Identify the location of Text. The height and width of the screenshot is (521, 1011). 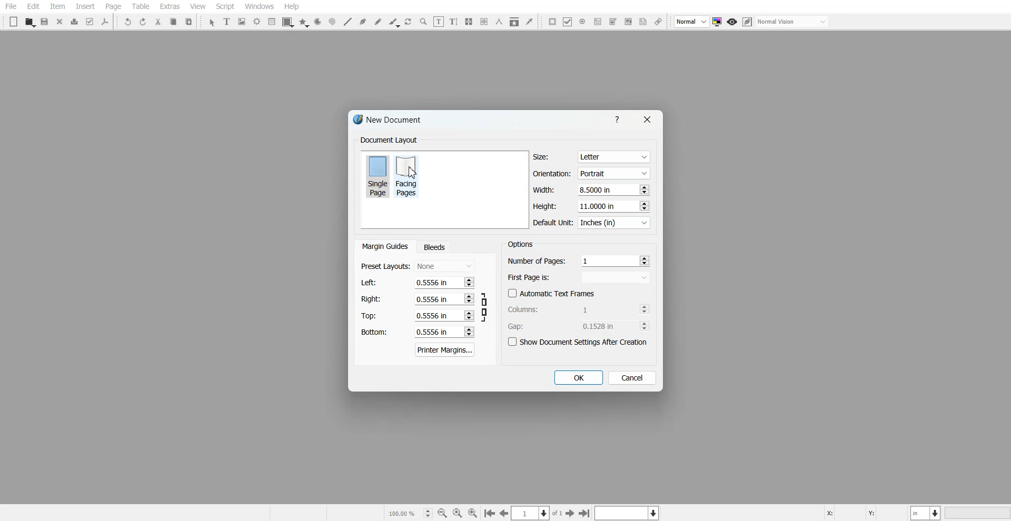
(520, 244).